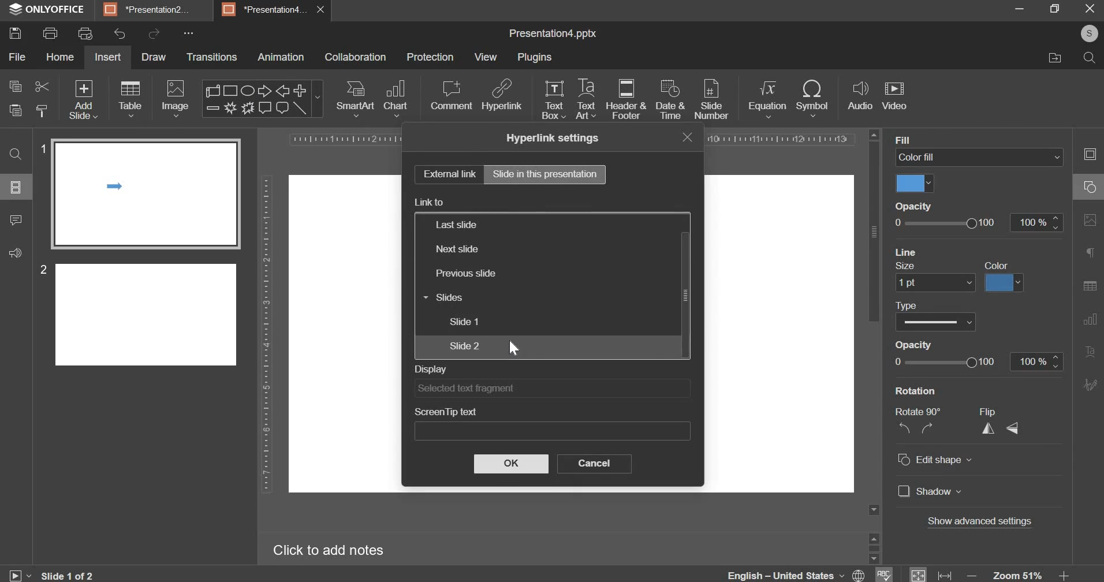 This screenshot has height=582, width=1104. I want to click on fit, so click(930, 572).